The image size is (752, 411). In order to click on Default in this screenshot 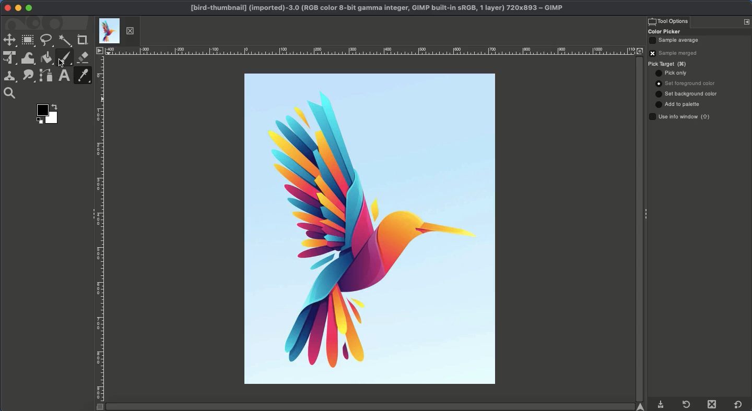, I will do `click(738, 405)`.